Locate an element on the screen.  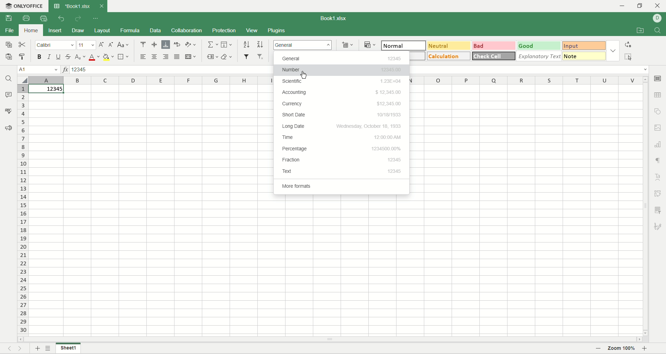
general is located at coordinates (342, 58).